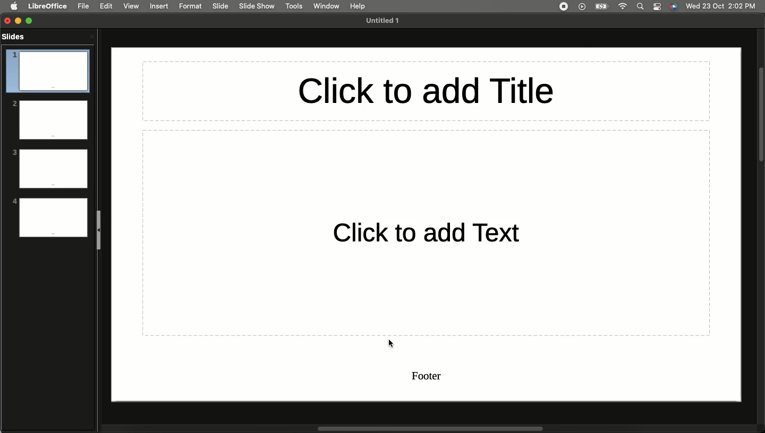 The width and height of the screenshot is (765, 433). What do you see at coordinates (83, 6) in the screenshot?
I see `File` at bounding box center [83, 6].